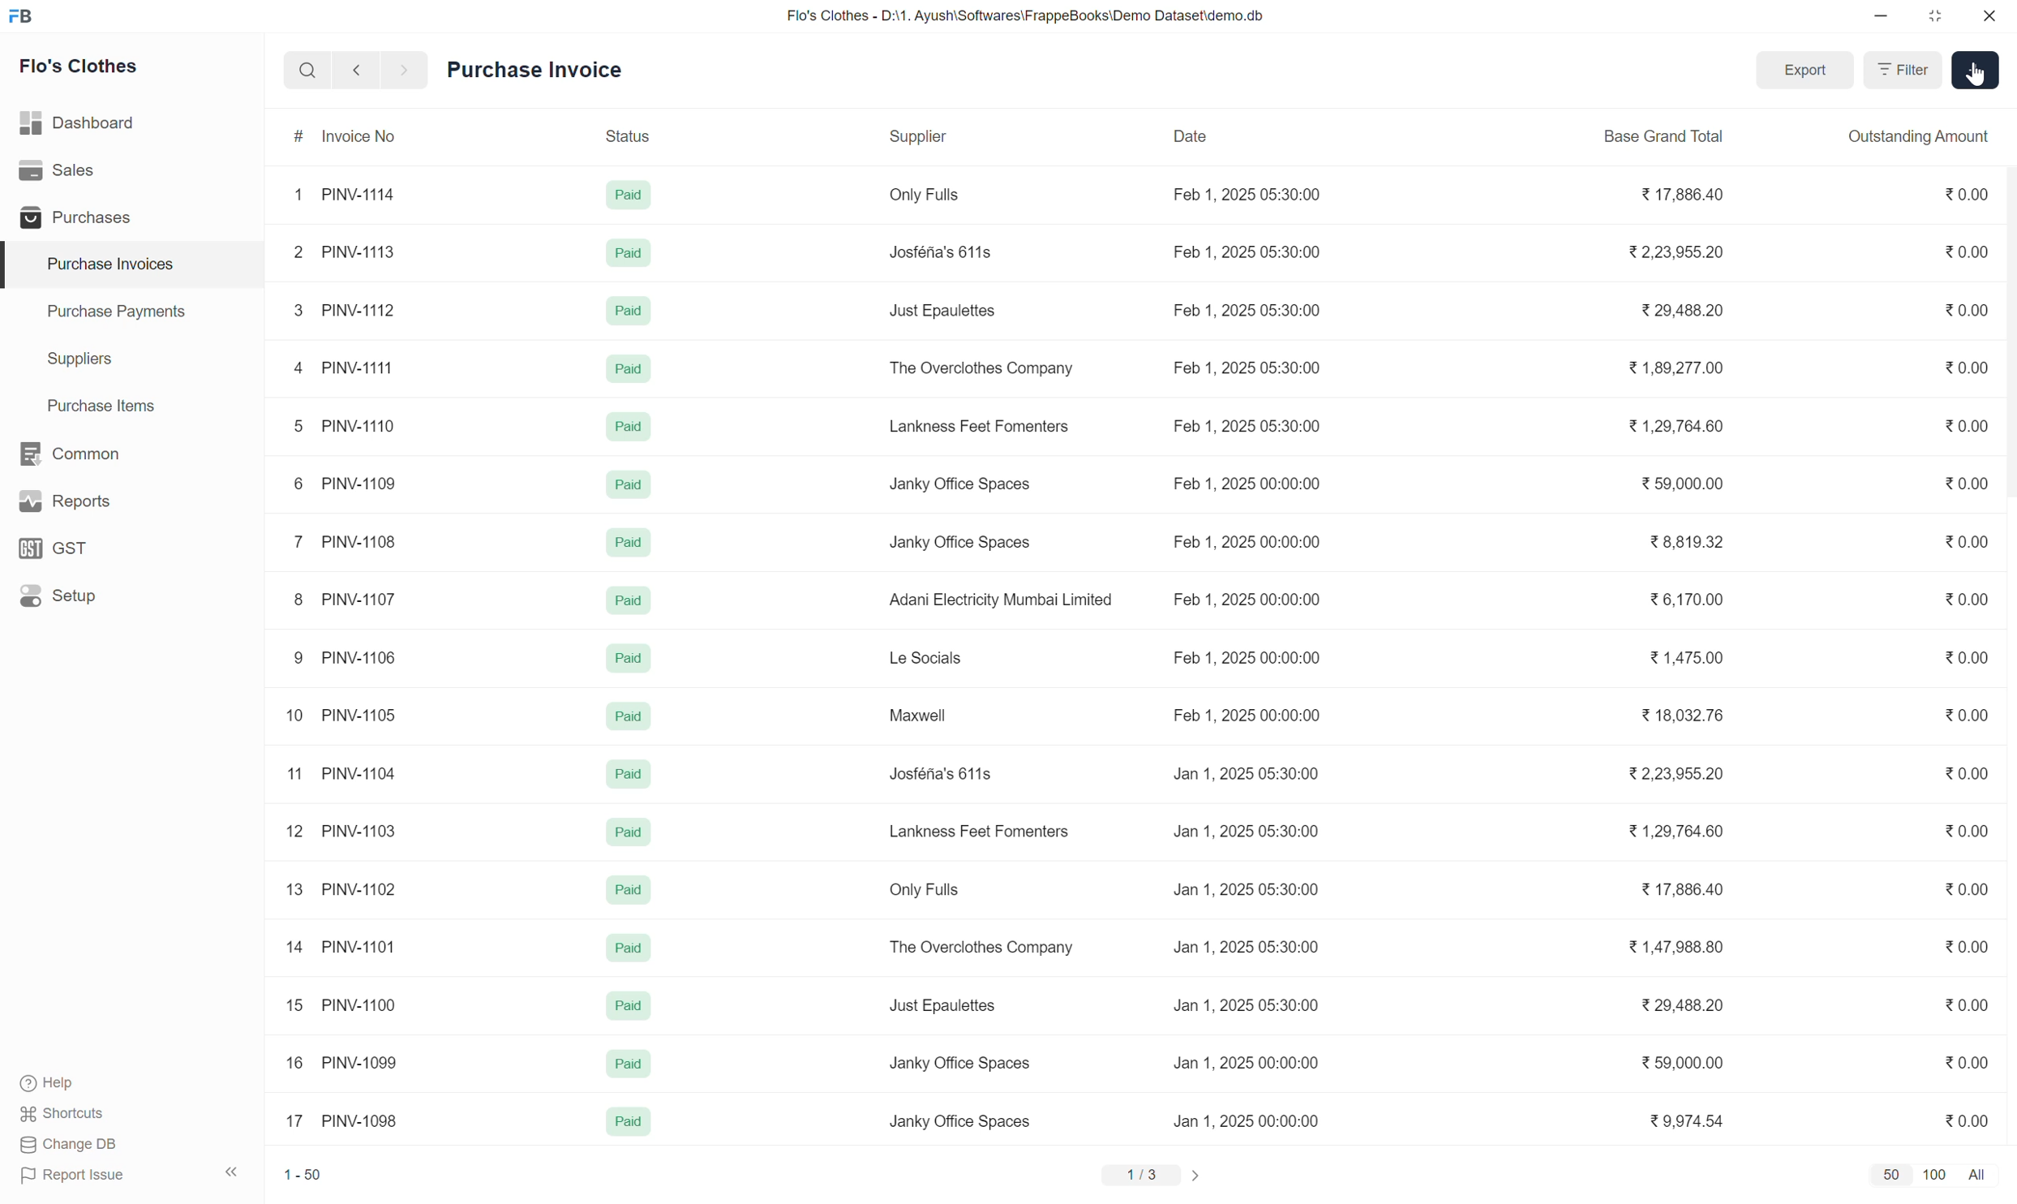  I want to click on Paid, so click(629, 369).